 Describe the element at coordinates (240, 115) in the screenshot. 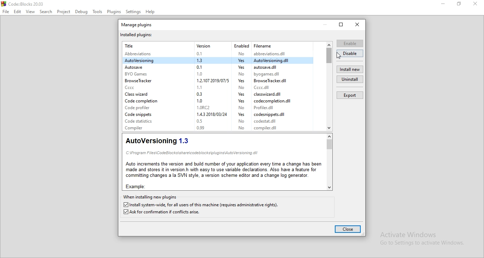

I see `yes` at that location.